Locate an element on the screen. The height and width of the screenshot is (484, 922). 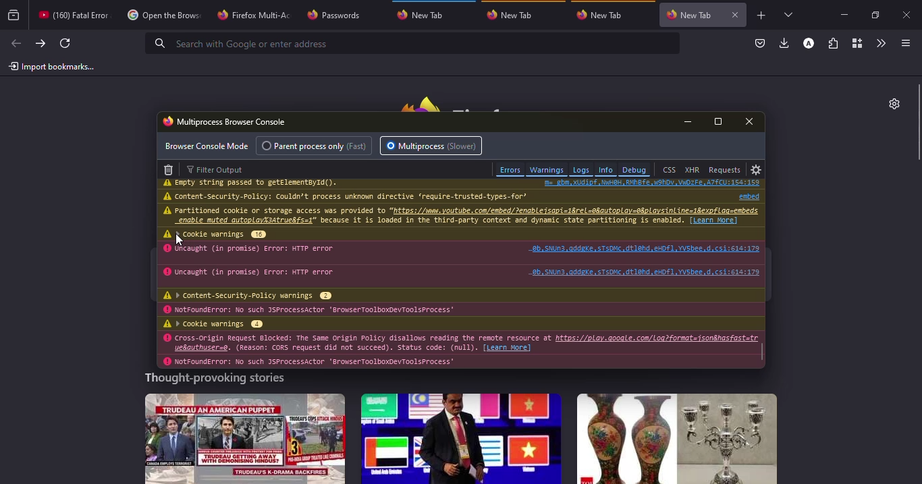
info is located at coordinates (317, 310).